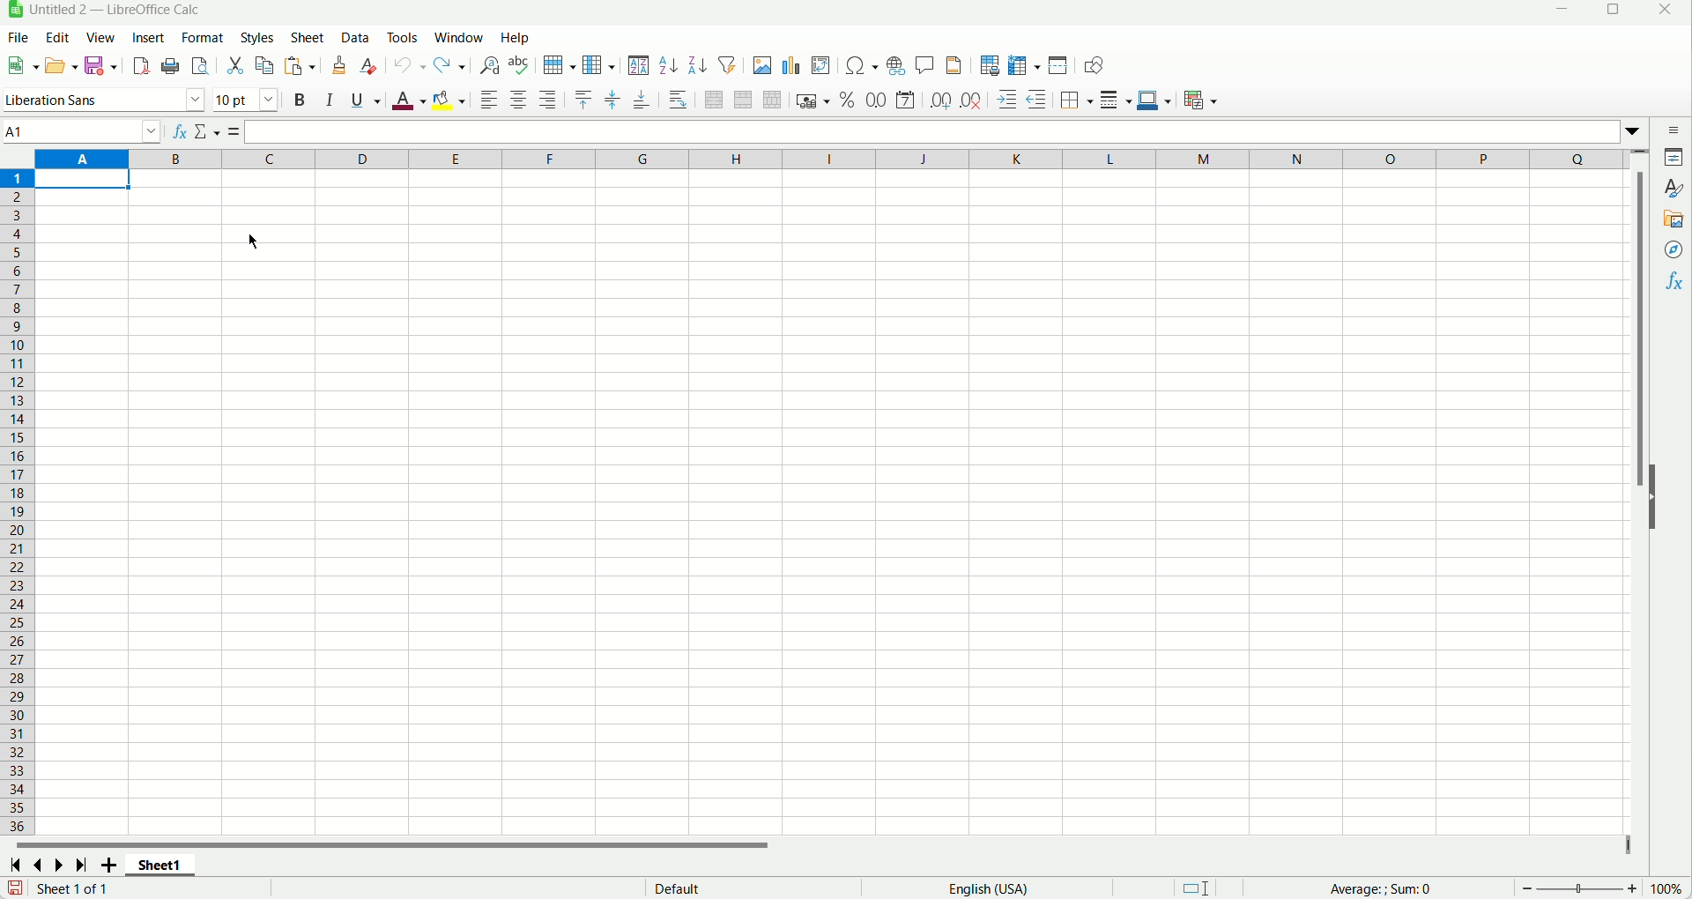 Image resolution: width=1692 pixels, height=899 pixels. I want to click on Save changes, so click(12, 887).